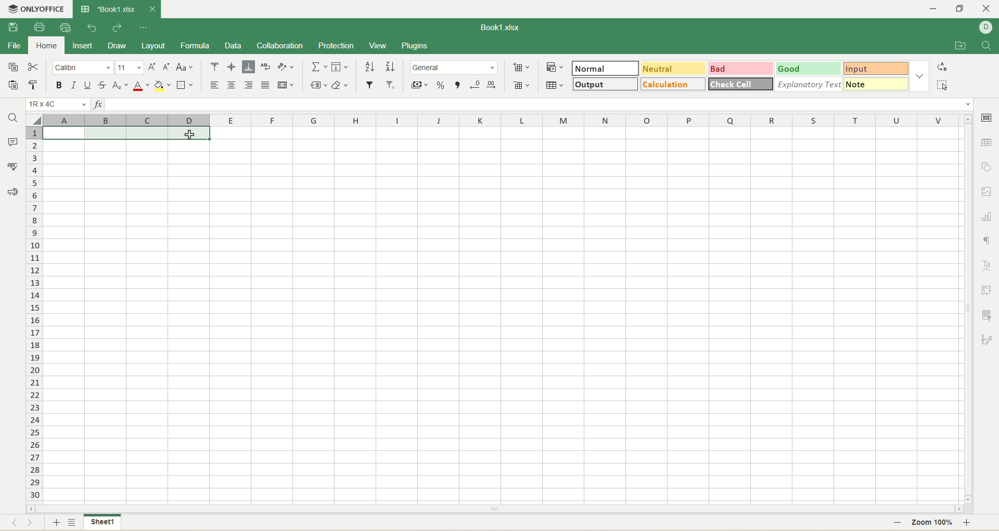  I want to click on align middle, so click(233, 67).